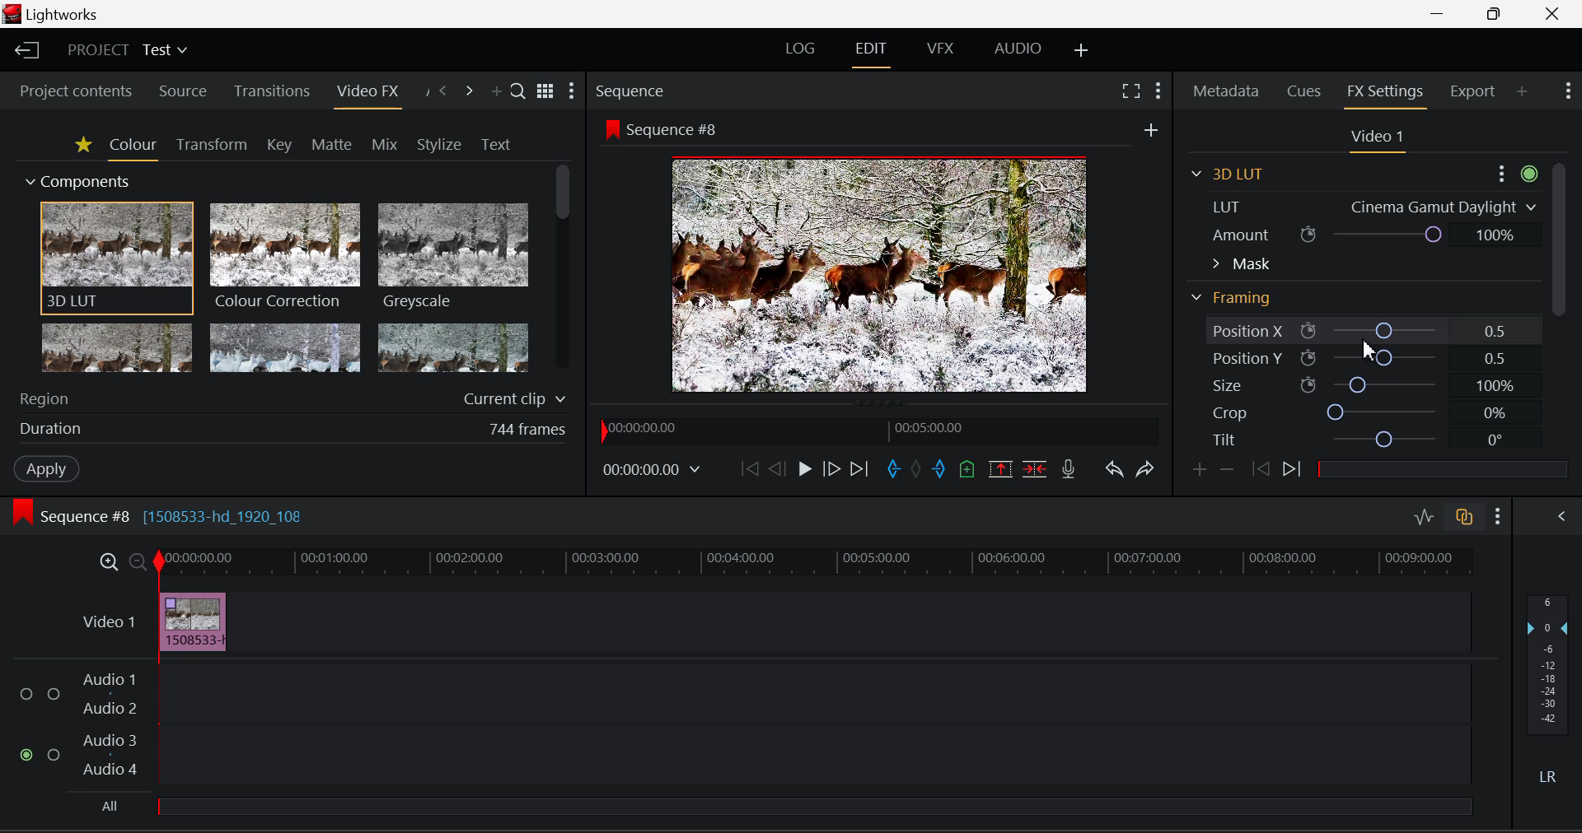 Image resolution: width=1582 pixels, height=833 pixels. I want to click on Cues, so click(1304, 91).